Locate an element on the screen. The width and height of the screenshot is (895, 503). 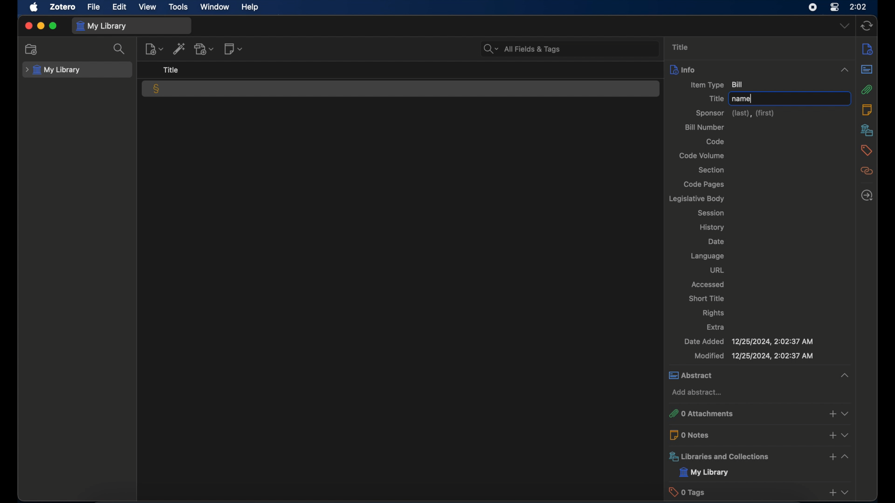
url is located at coordinates (716, 270).